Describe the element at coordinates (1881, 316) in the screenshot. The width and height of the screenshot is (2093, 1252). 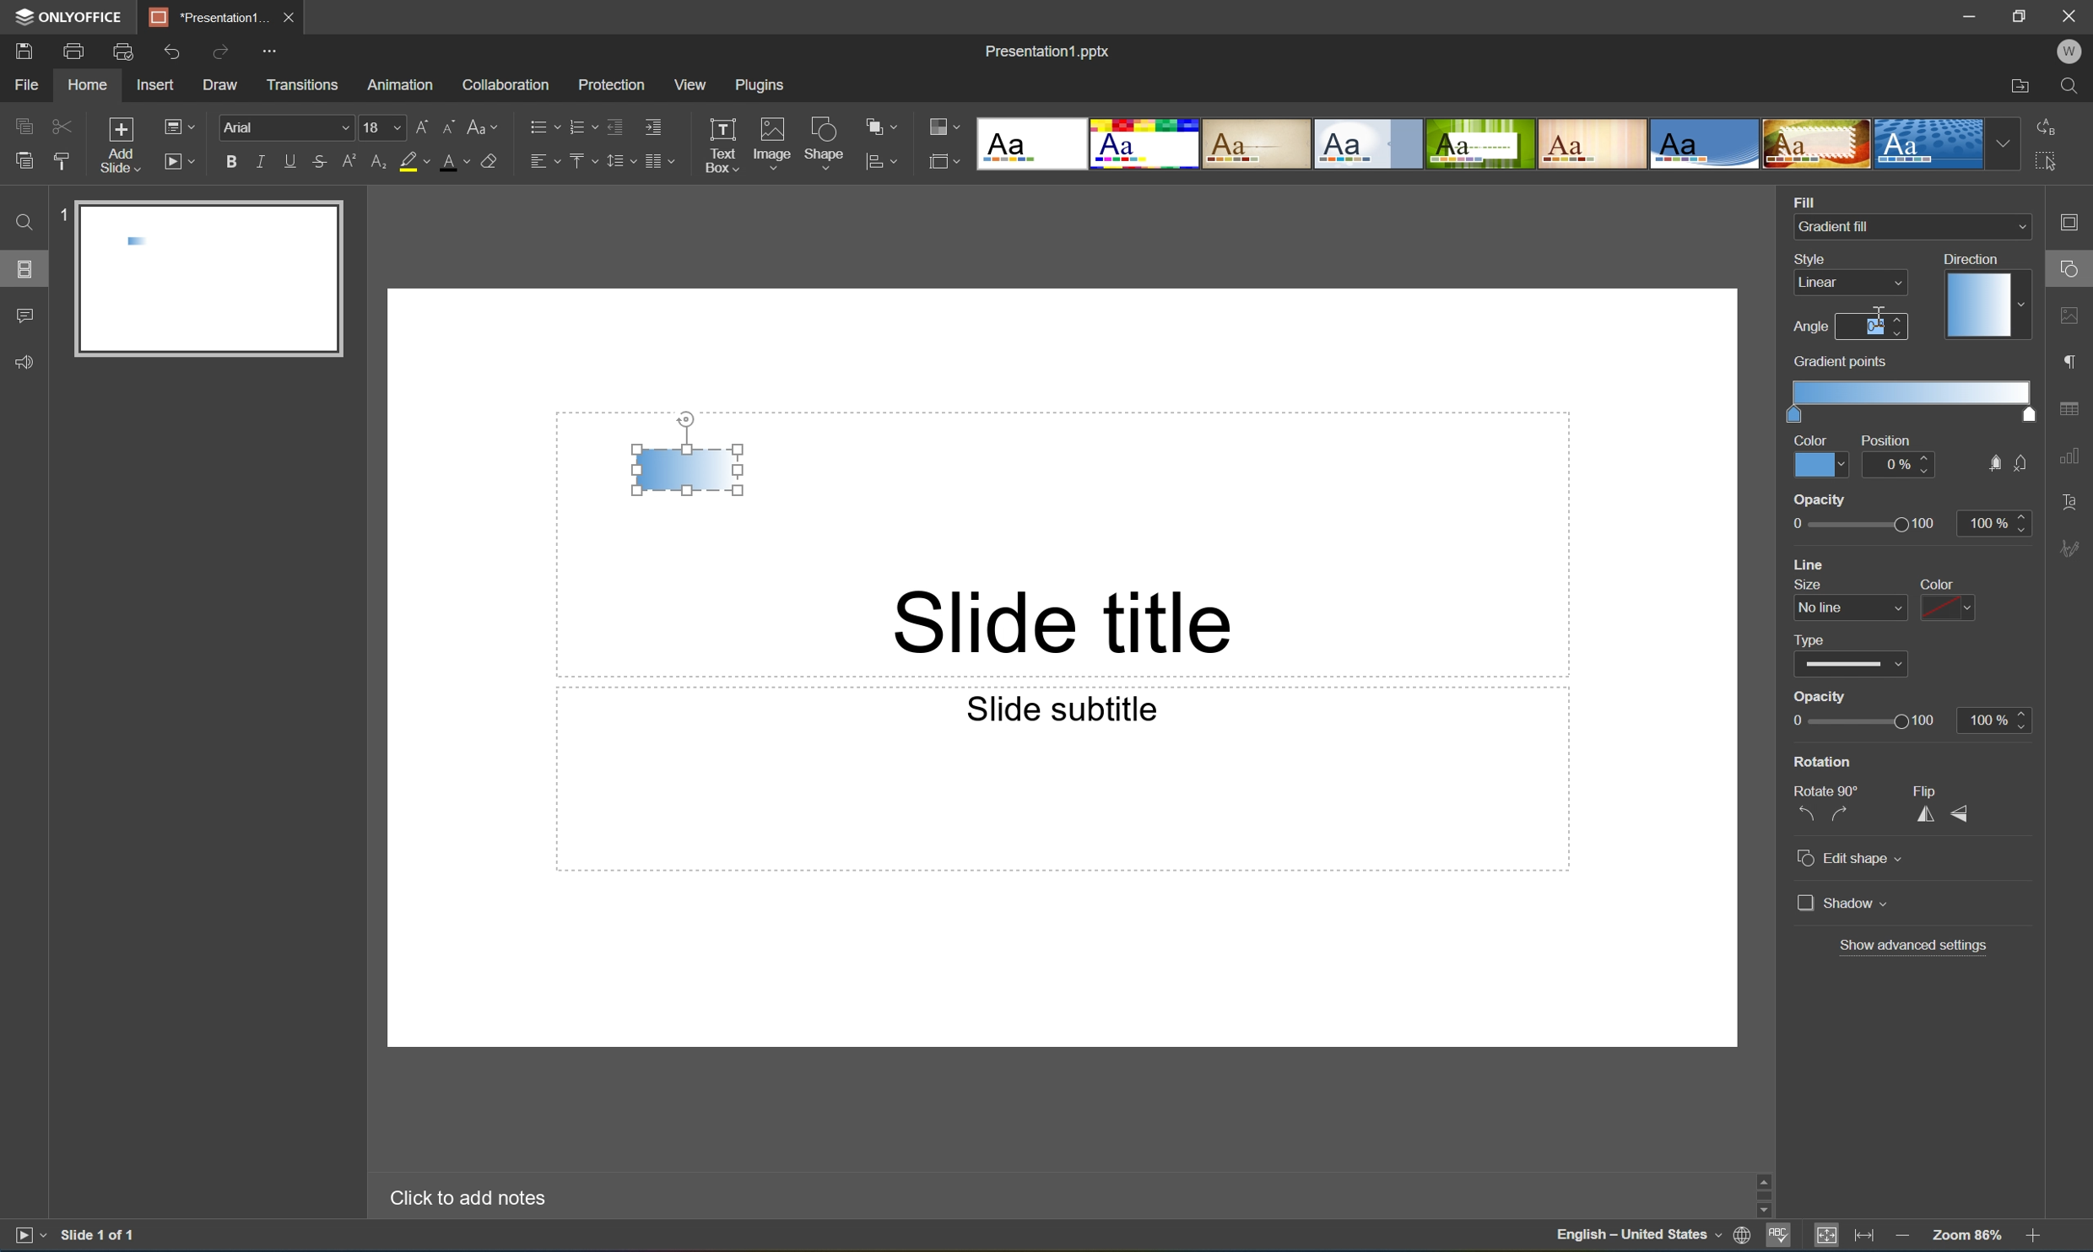
I see `Cursor` at that location.